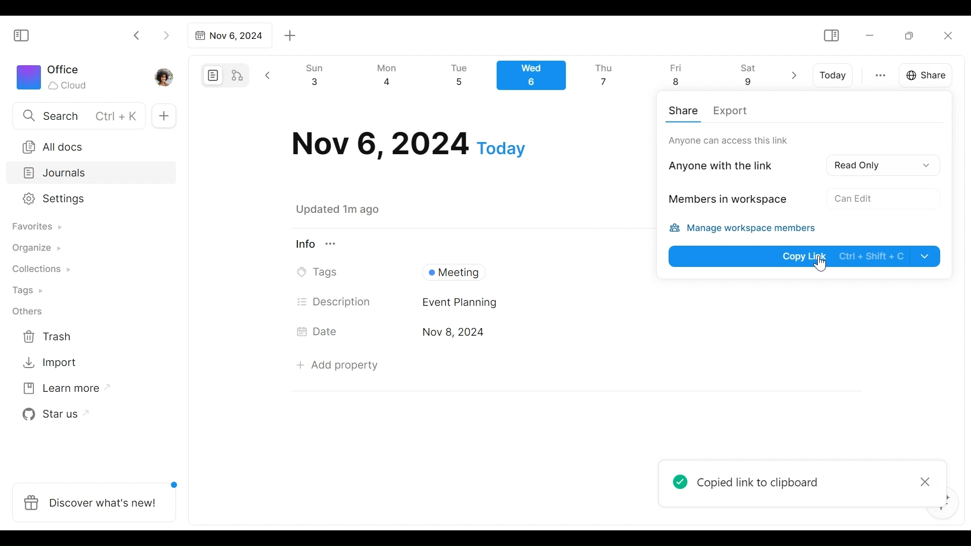  Describe the element at coordinates (54, 76) in the screenshot. I see `Workspace icon` at that location.